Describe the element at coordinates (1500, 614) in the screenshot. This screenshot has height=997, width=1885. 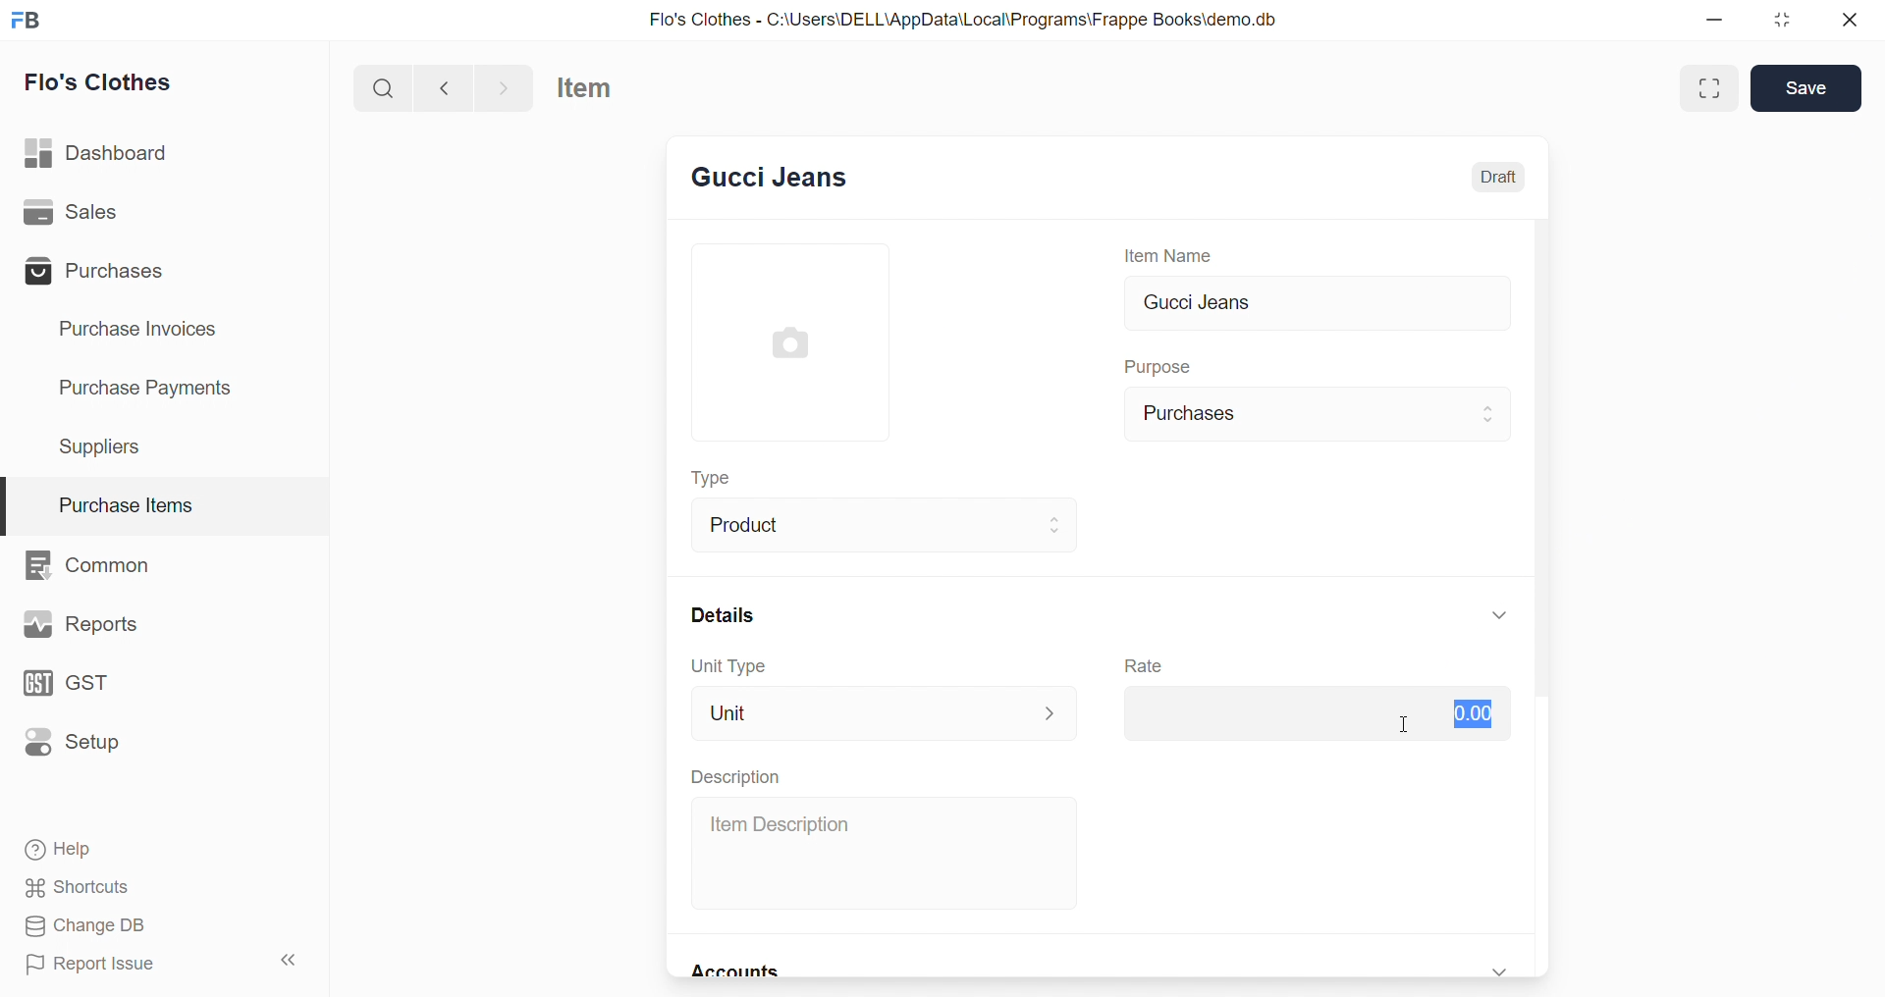
I see `expand/collapse` at that location.